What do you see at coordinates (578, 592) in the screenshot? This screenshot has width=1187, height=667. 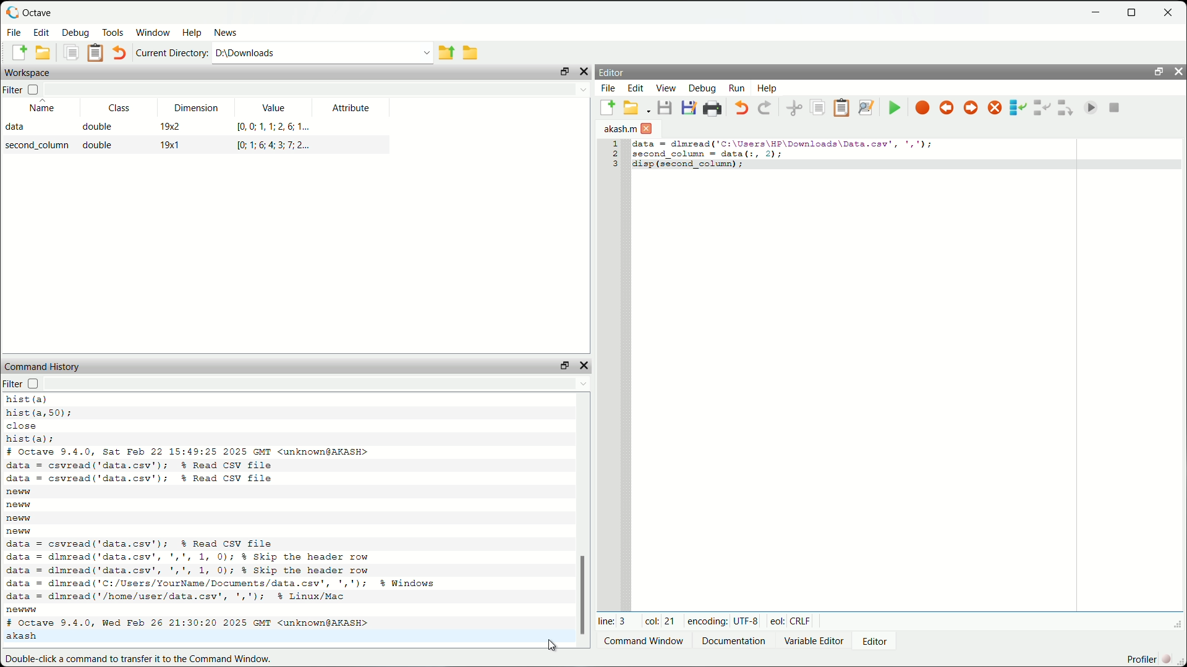 I see `scrollbar` at bounding box center [578, 592].